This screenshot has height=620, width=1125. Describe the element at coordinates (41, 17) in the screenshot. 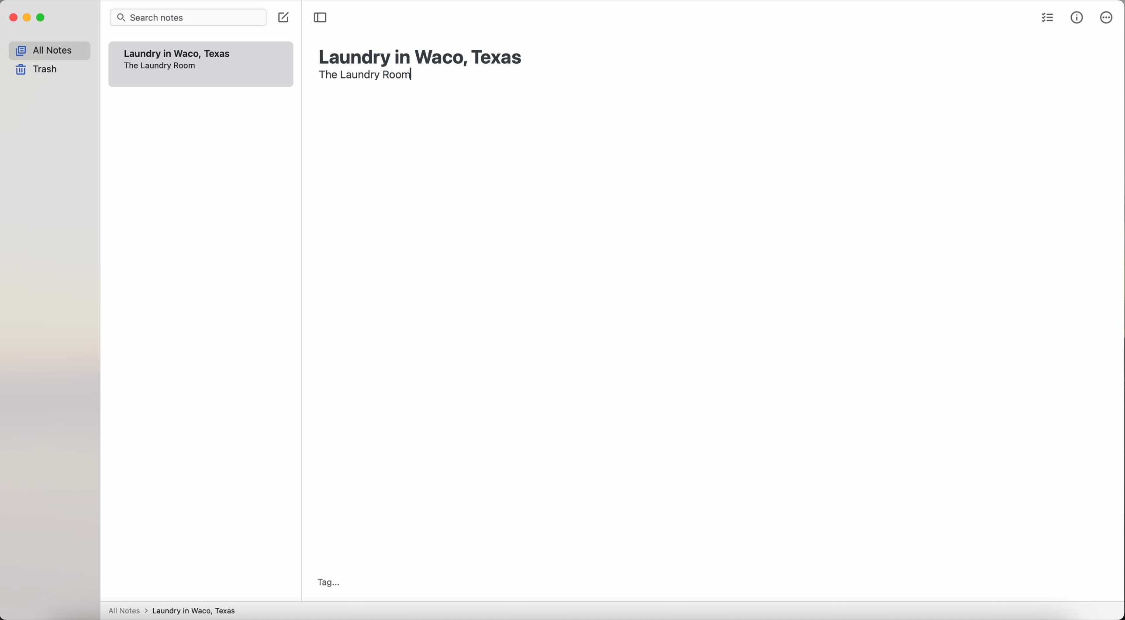

I see `maximize app` at that location.